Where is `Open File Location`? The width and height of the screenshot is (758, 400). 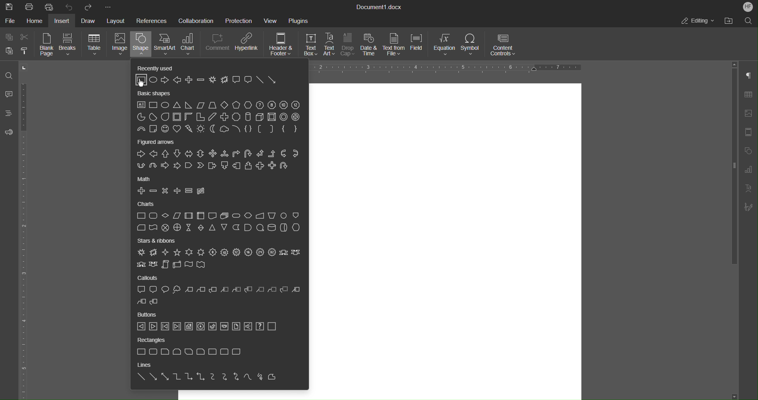
Open File Location is located at coordinates (728, 21).